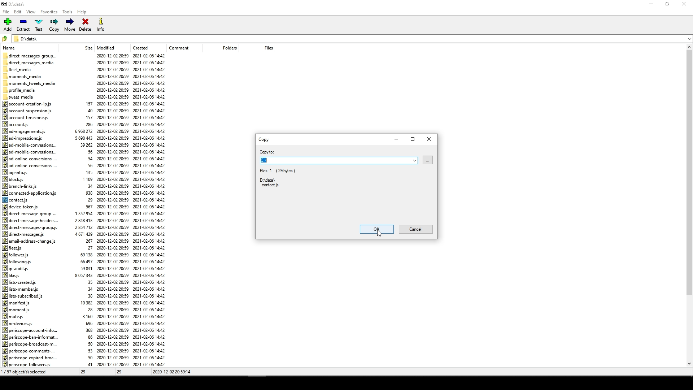  I want to click on periscope-followers.js, so click(28, 364).